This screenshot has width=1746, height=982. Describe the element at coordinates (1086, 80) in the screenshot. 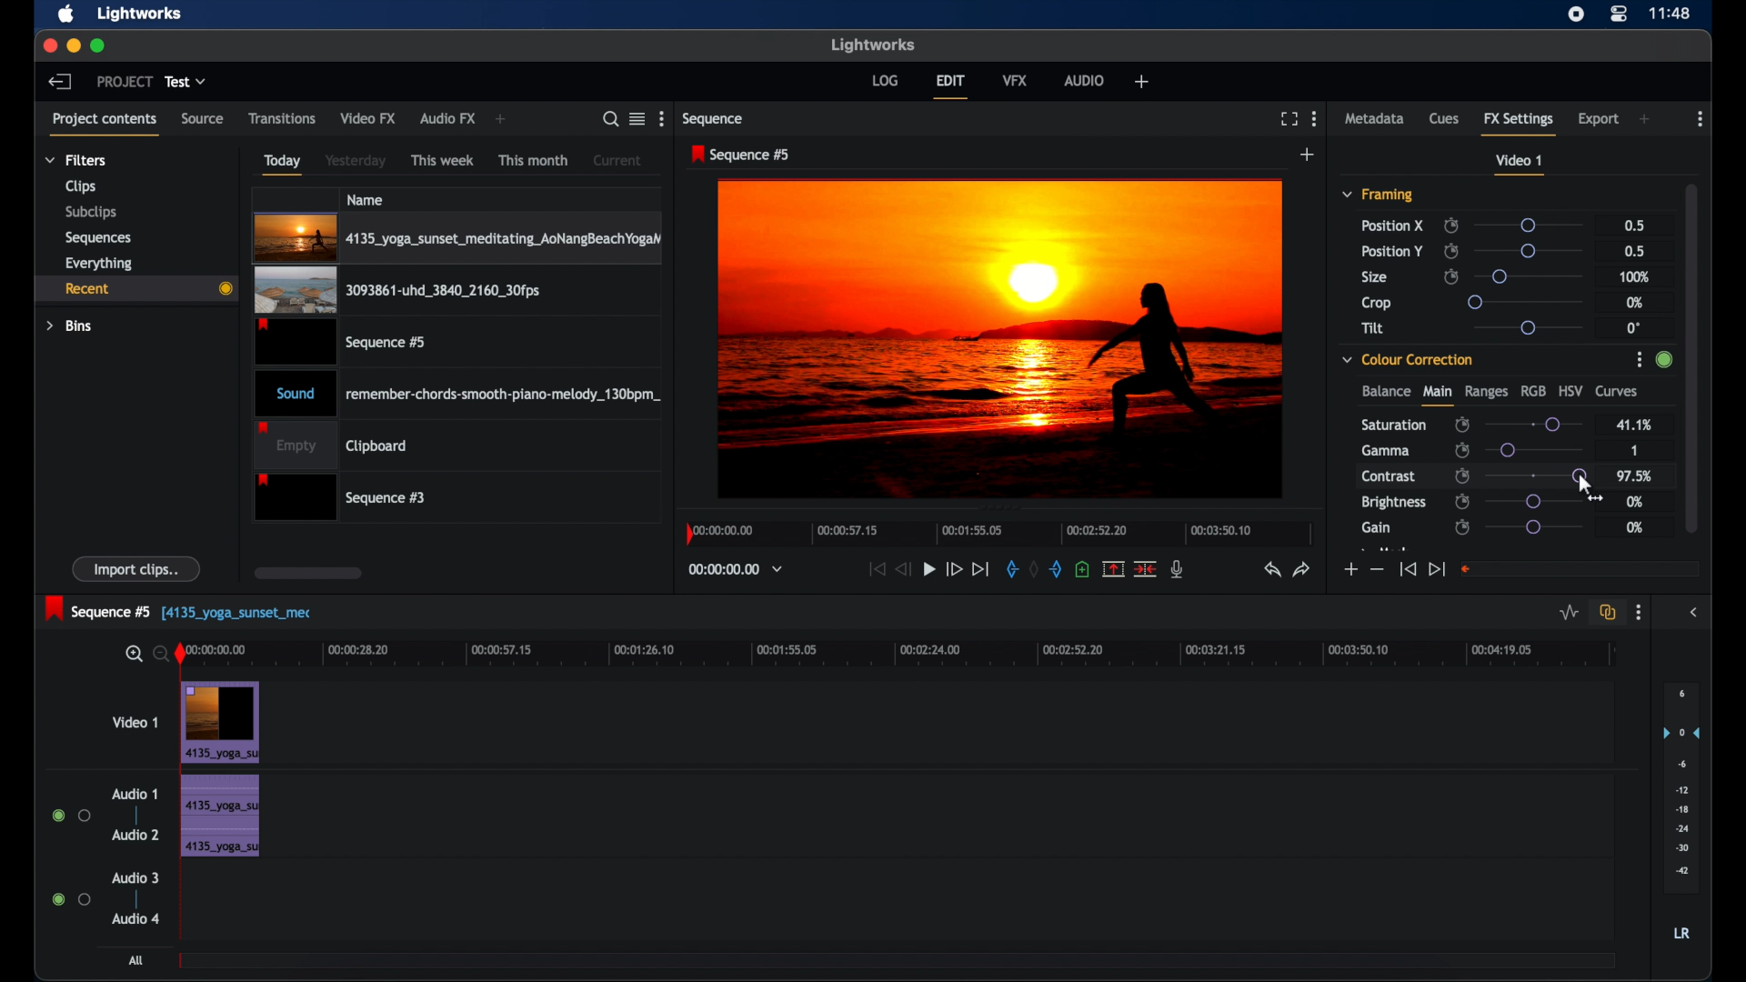

I see `audio` at that location.